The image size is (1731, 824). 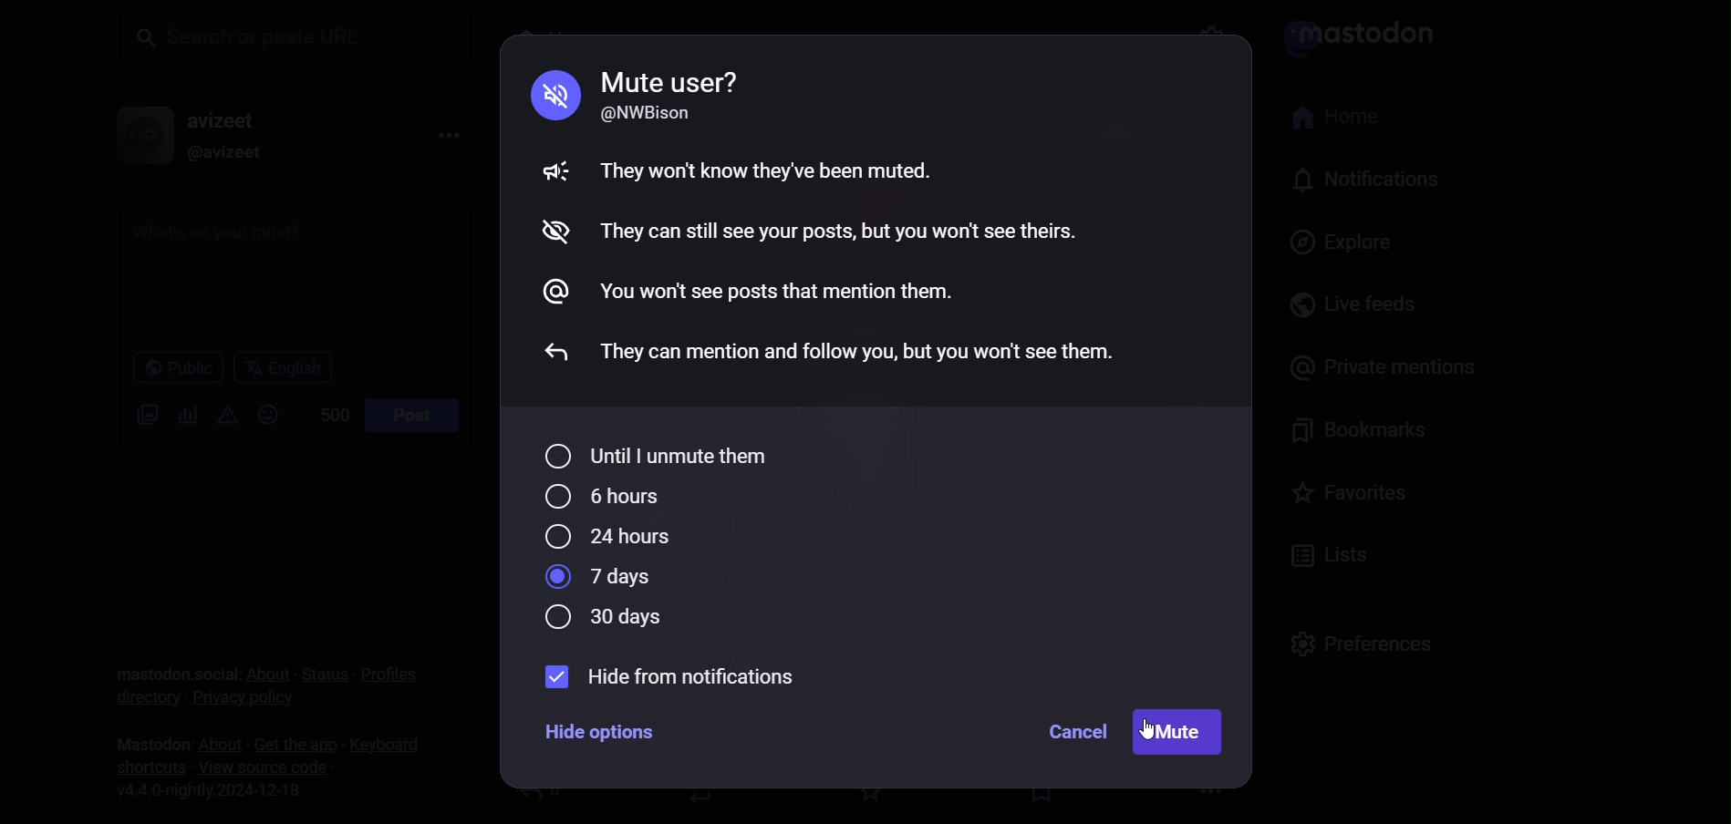 I want to click on until i unmute them, so click(x=669, y=454).